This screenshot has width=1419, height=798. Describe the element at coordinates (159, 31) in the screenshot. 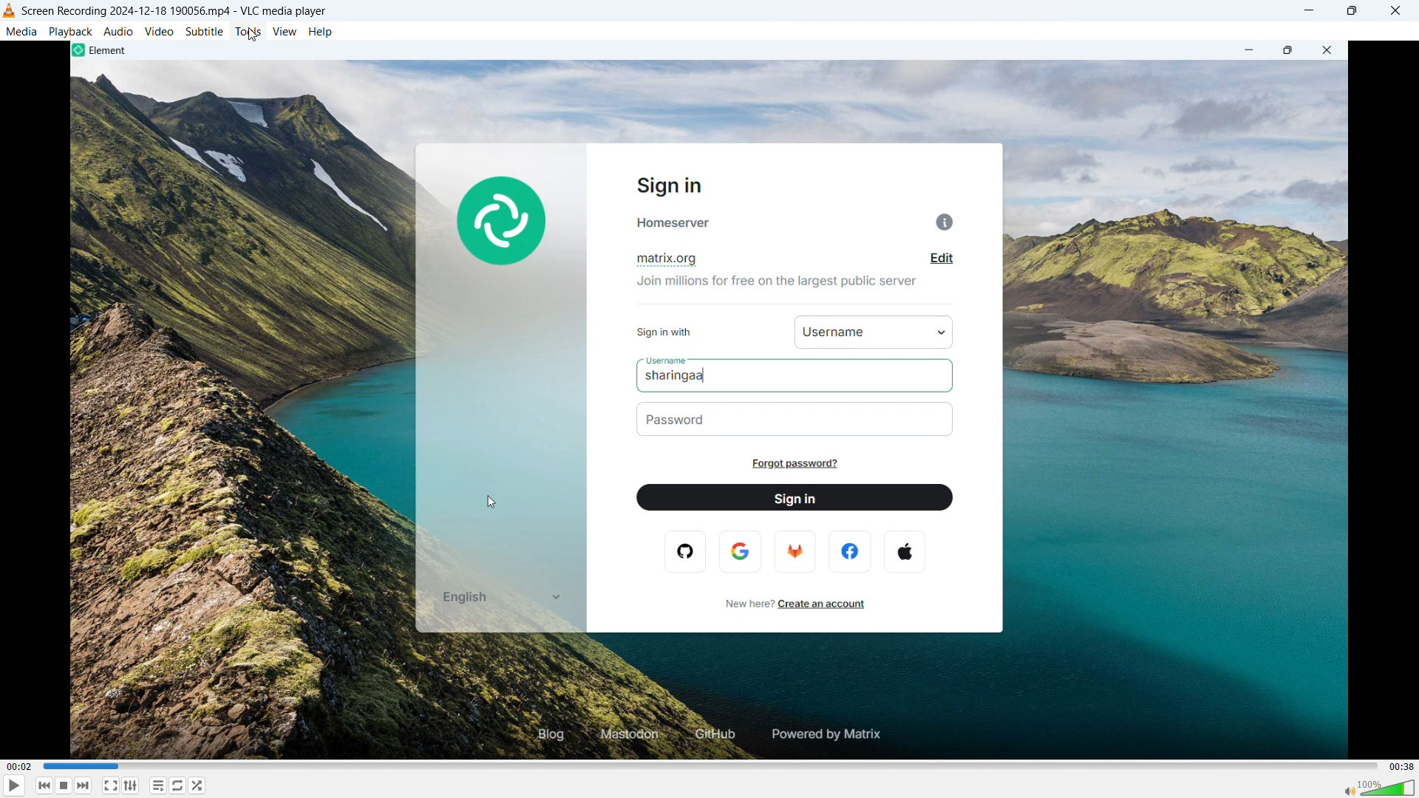

I see `video` at that location.